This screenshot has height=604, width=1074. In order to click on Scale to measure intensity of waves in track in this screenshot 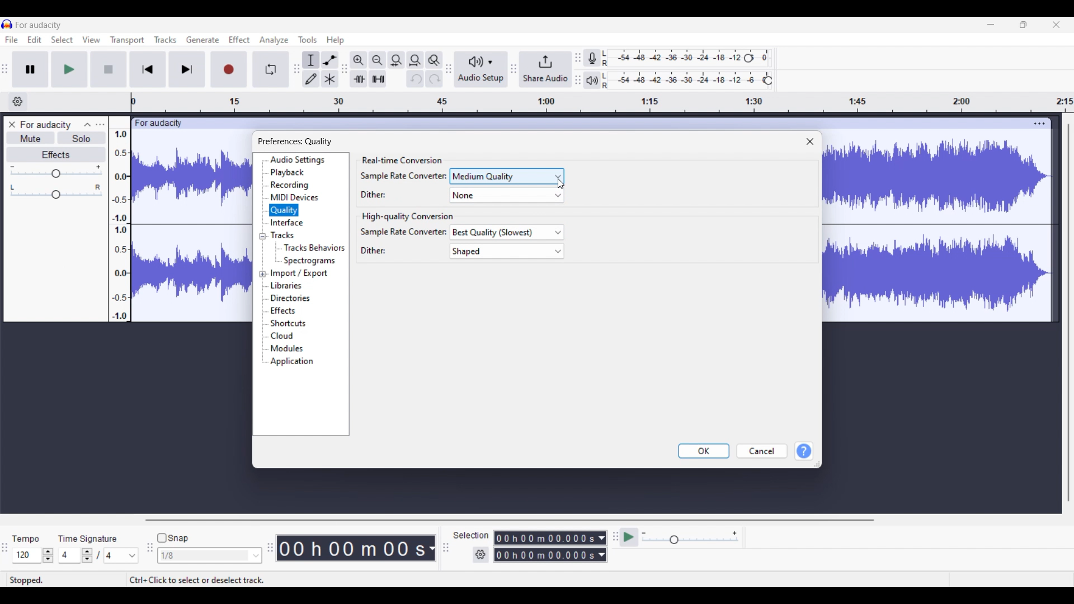, I will do `click(119, 219)`.